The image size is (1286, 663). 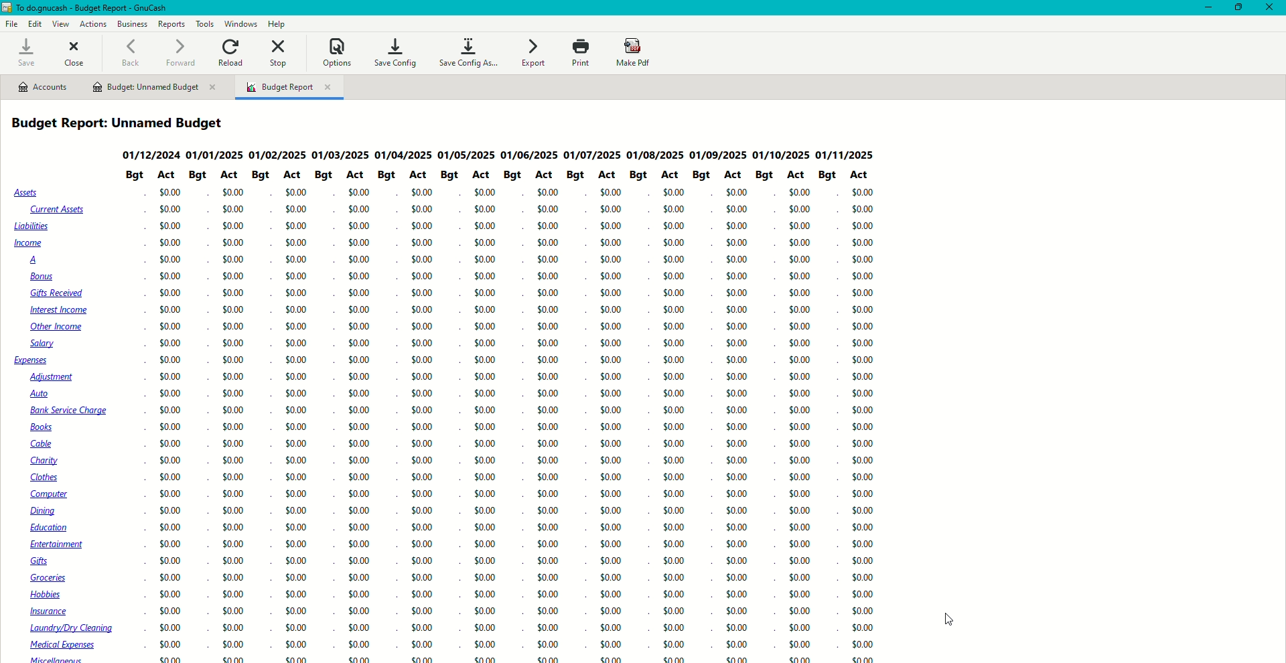 What do you see at coordinates (124, 123) in the screenshot?
I see `Budget Report` at bounding box center [124, 123].